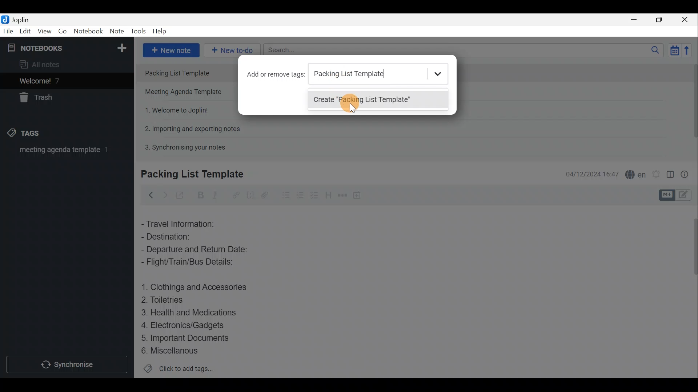  What do you see at coordinates (265, 195) in the screenshot?
I see `Attach file` at bounding box center [265, 195].